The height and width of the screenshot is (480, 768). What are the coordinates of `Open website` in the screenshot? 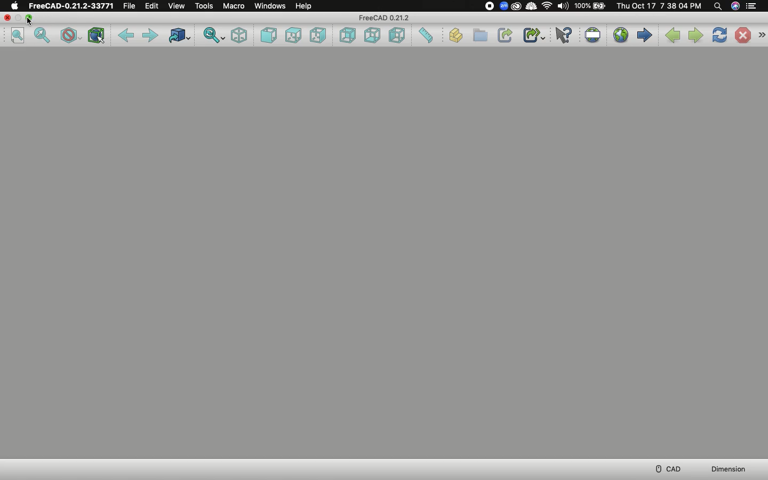 It's located at (620, 36).